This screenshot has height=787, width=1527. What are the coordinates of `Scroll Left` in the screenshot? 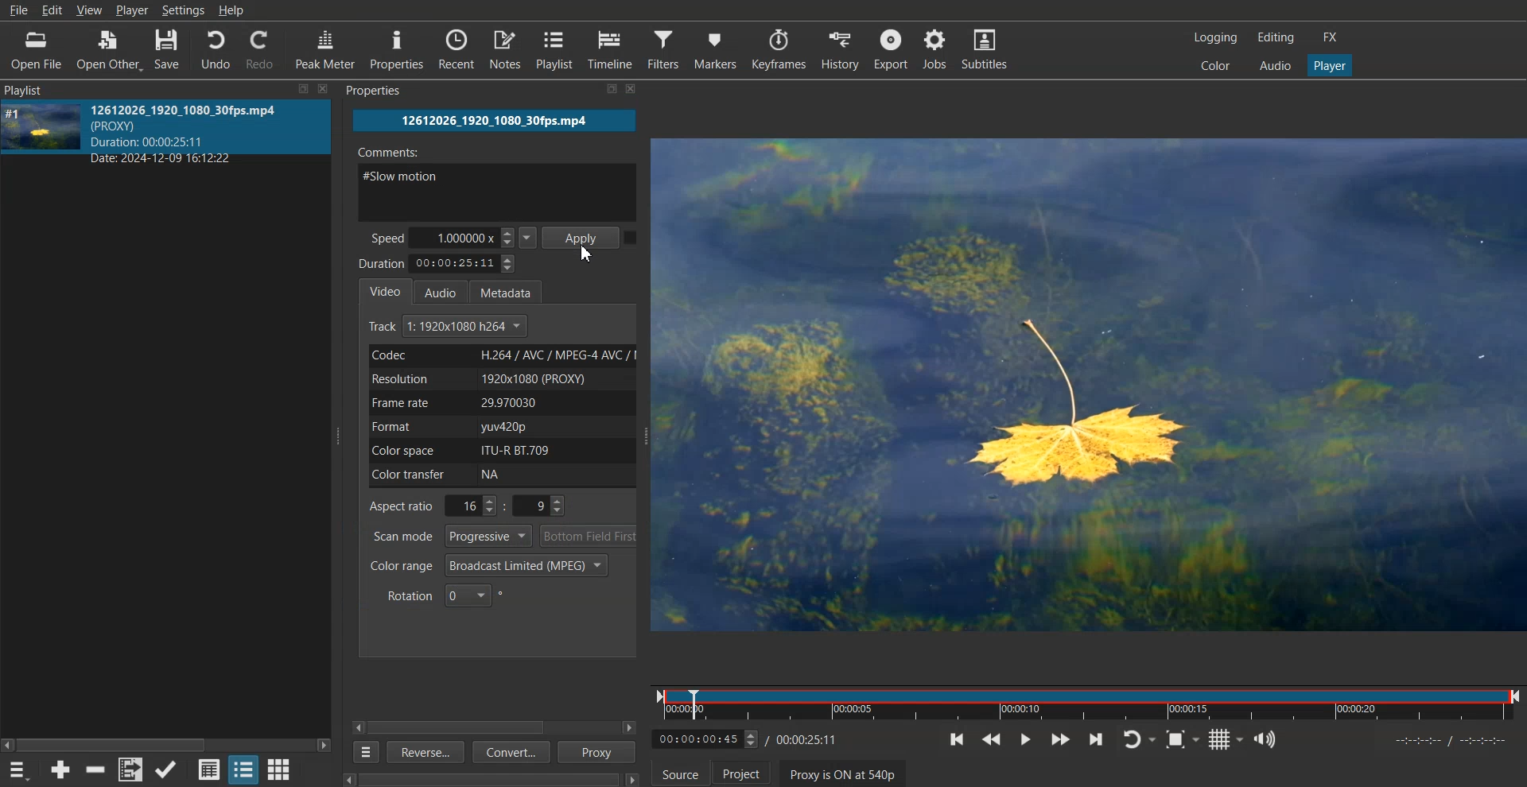 It's located at (359, 727).